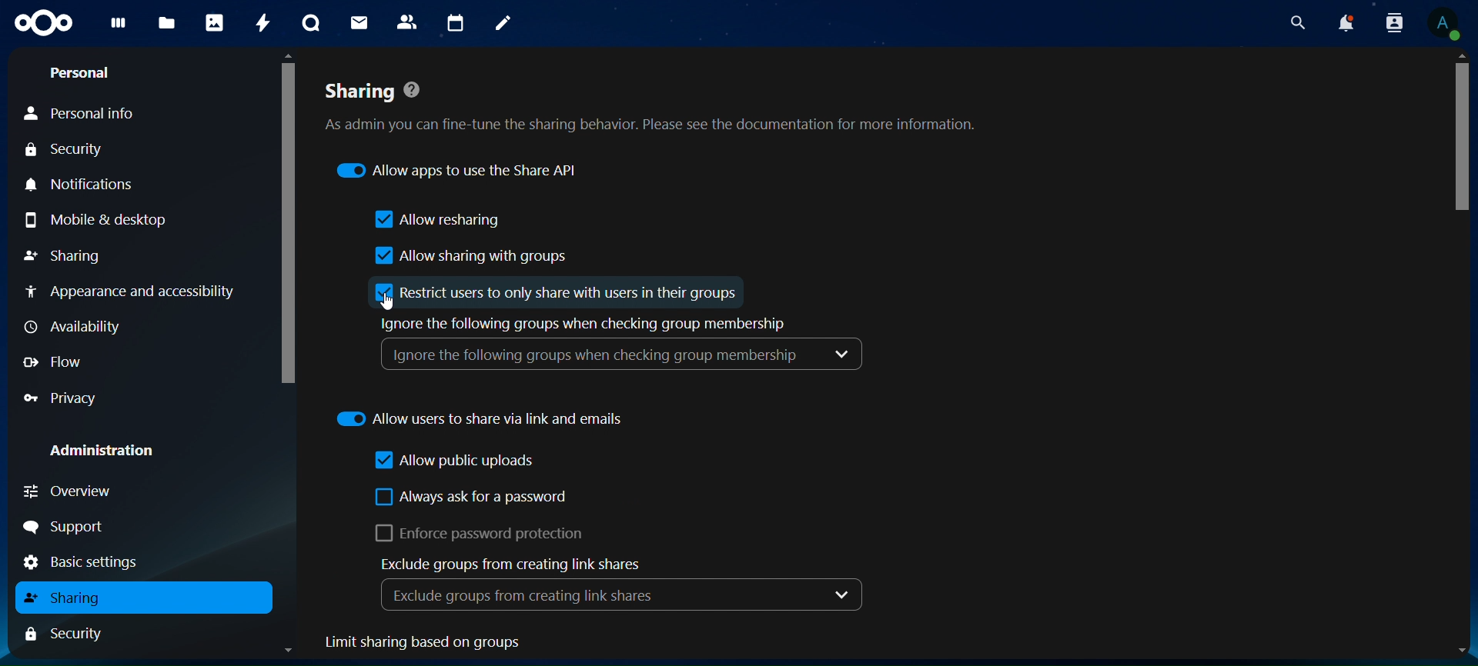  What do you see at coordinates (453, 461) in the screenshot?
I see `allow public uploads` at bounding box center [453, 461].